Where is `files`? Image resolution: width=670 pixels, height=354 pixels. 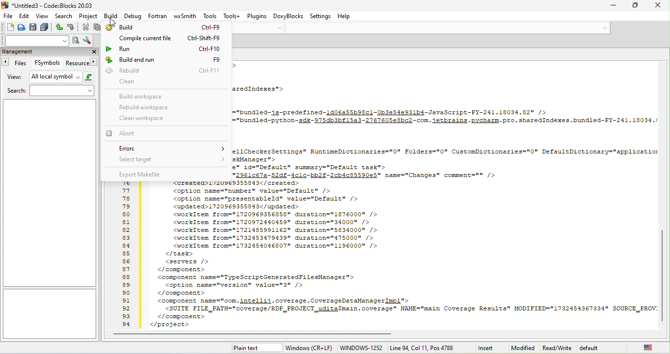
files is located at coordinates (17, 63).